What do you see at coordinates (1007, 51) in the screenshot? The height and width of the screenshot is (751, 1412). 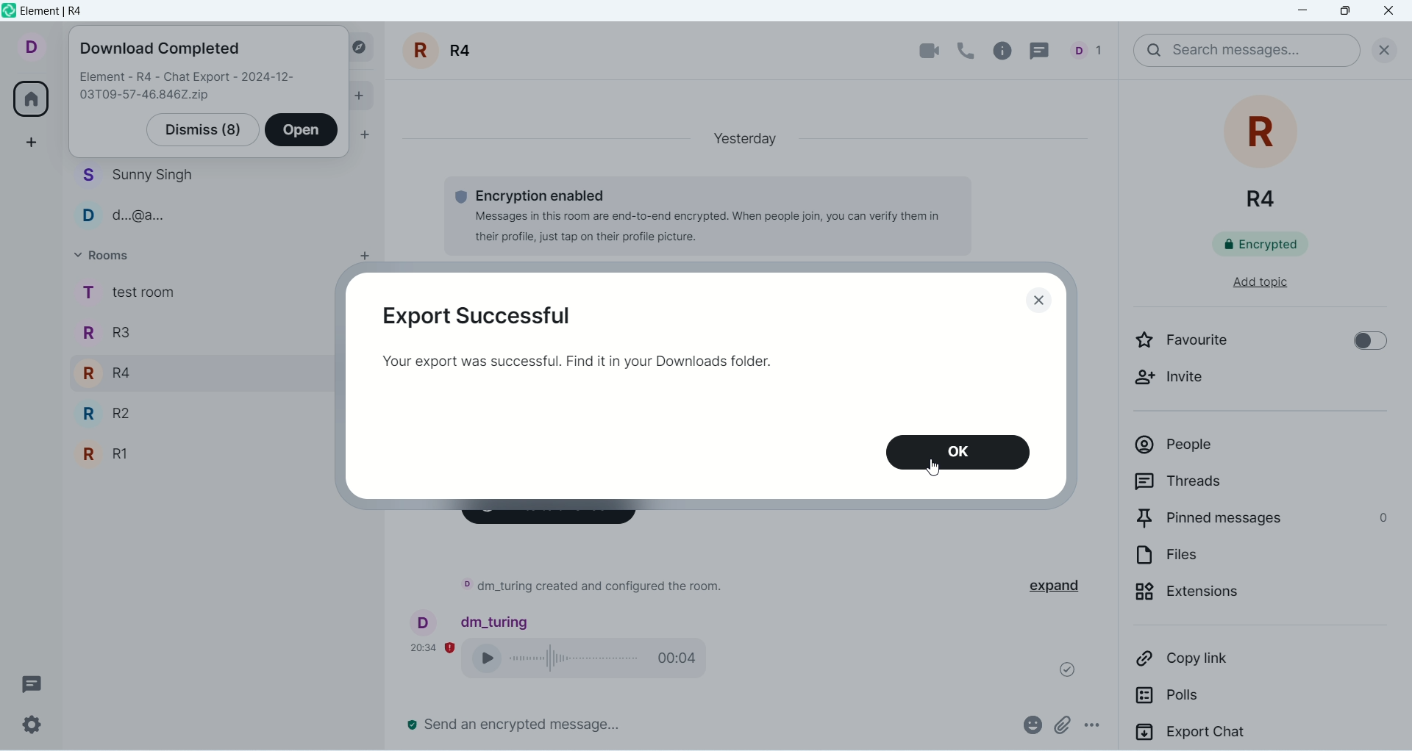 I see `room info` at bounding box center [1007, 51].